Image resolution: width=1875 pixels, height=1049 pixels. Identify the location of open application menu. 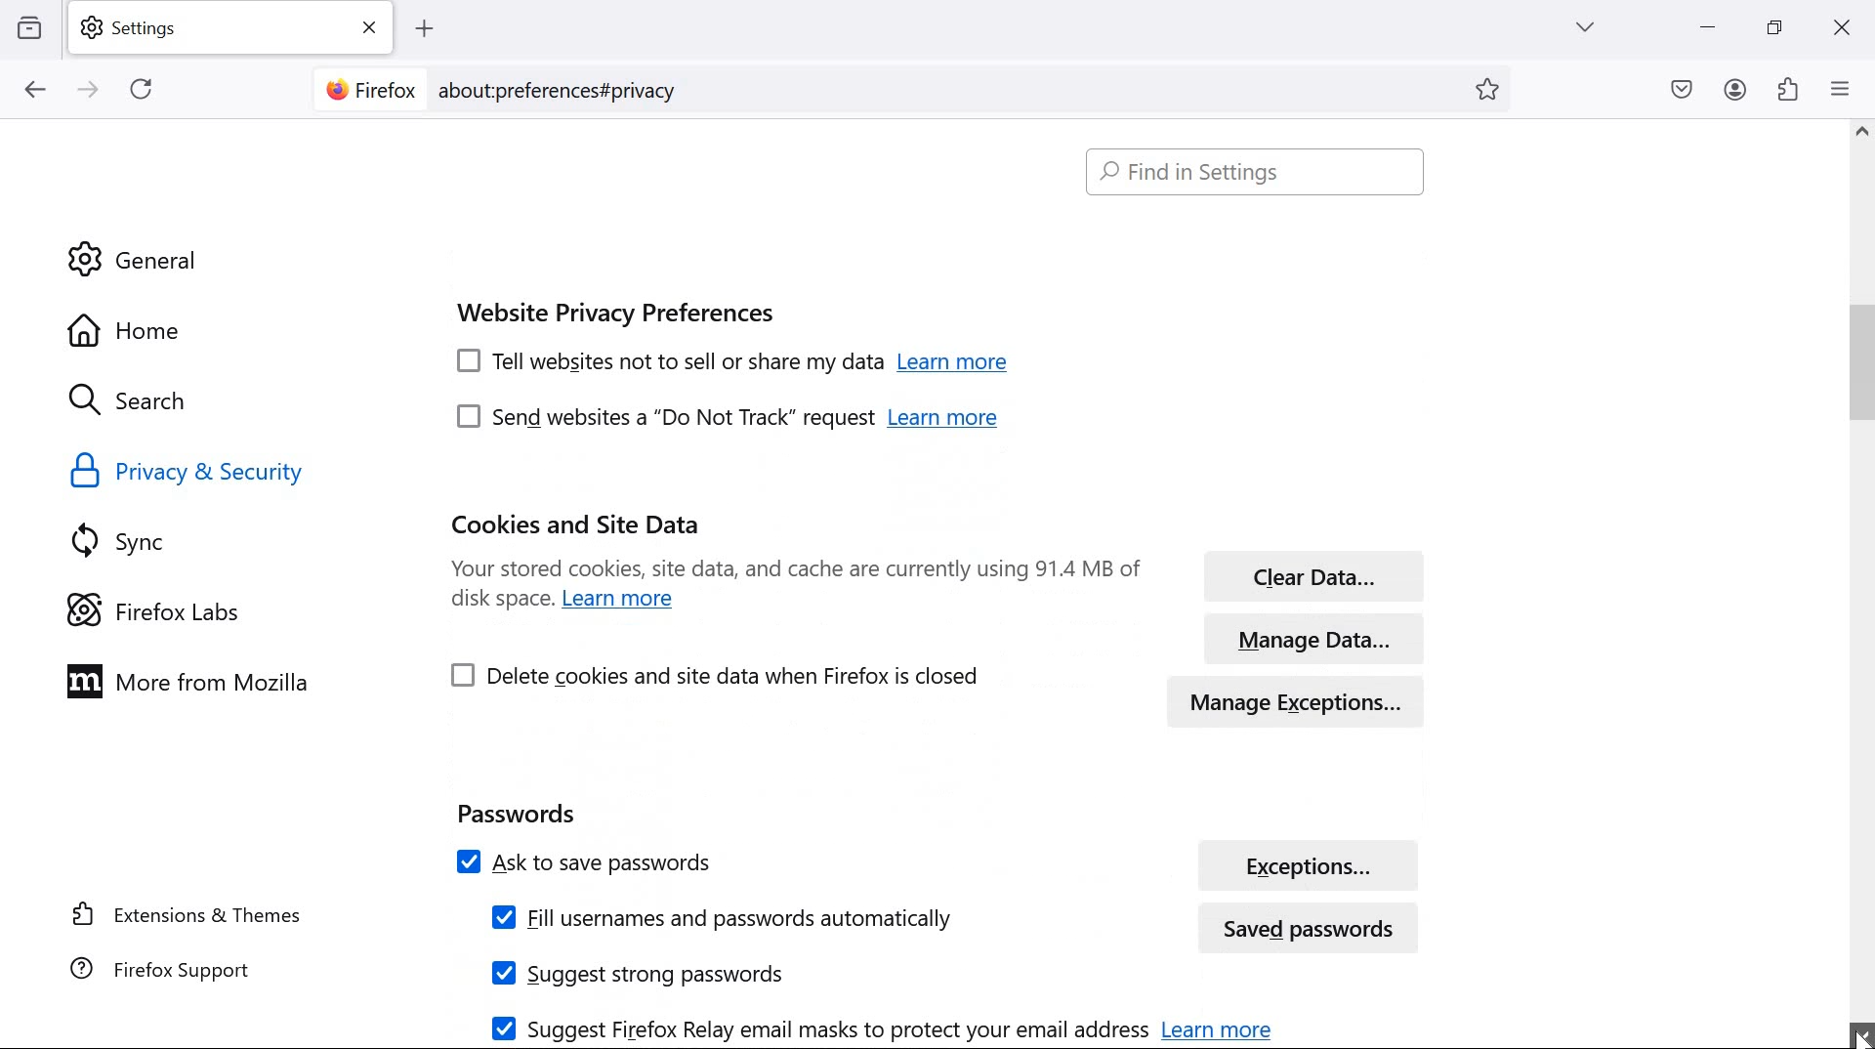
(1845, 88).